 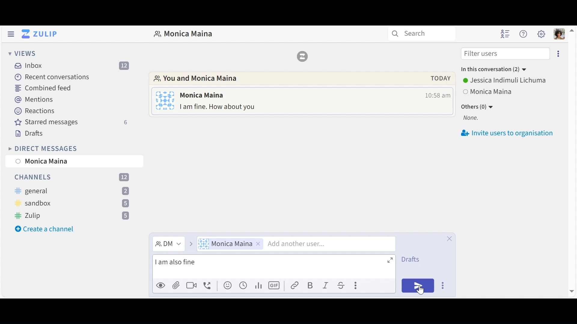 What do you see at coordinates (161, 284) in the screenshot?
I see `Preview` at bounding box center [161, 284].